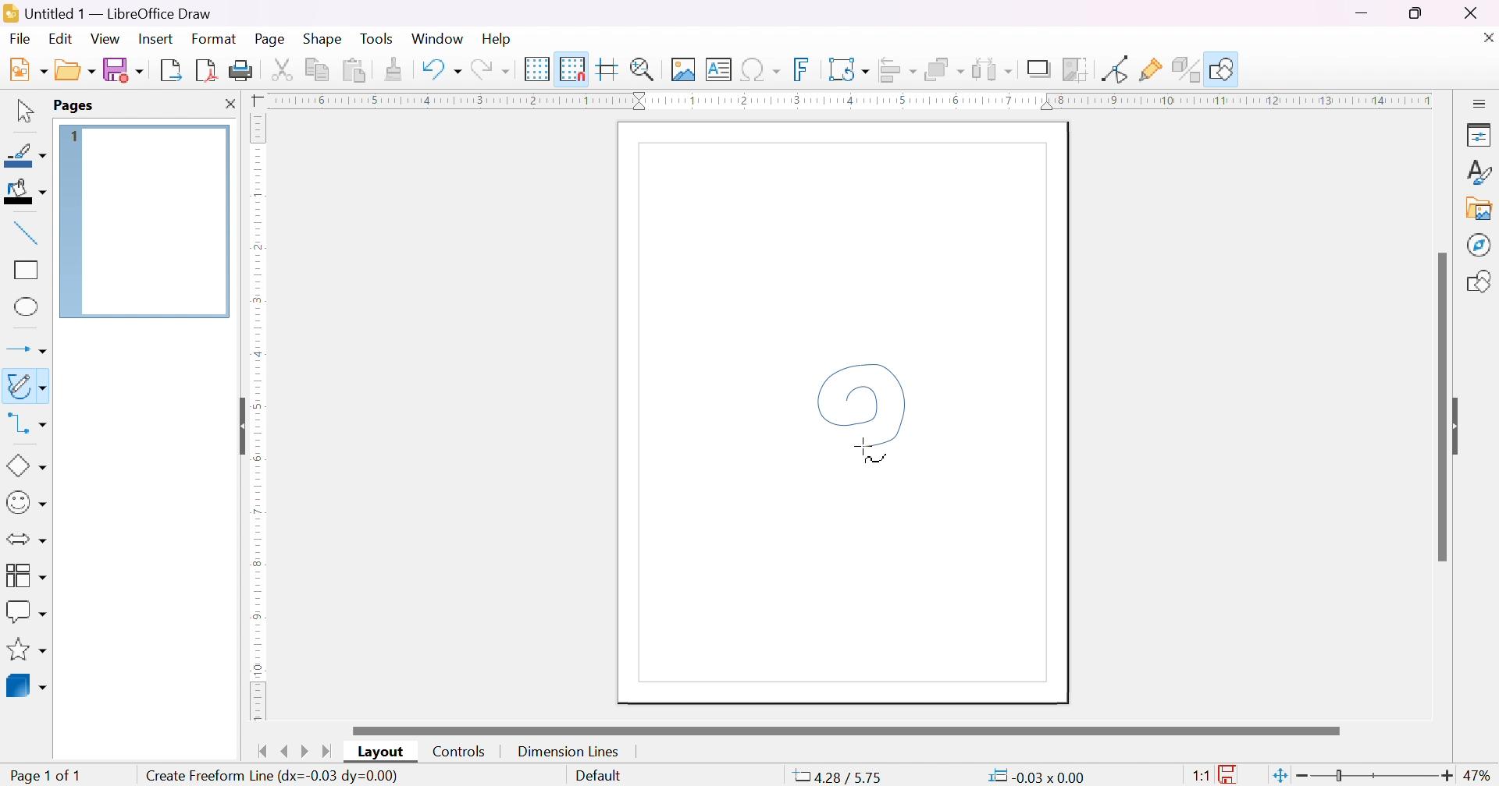 The width and height of the screenshot is (1499, 786). Describe the element at coordinates (318, 69) in the screenshot. I see `copy` at that location.